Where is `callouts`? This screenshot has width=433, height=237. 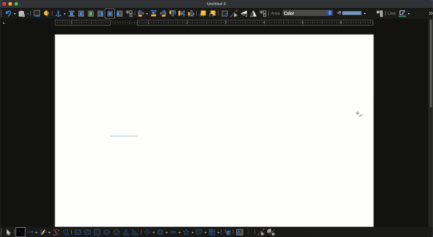
callouts is located at coordinates (228, 232).